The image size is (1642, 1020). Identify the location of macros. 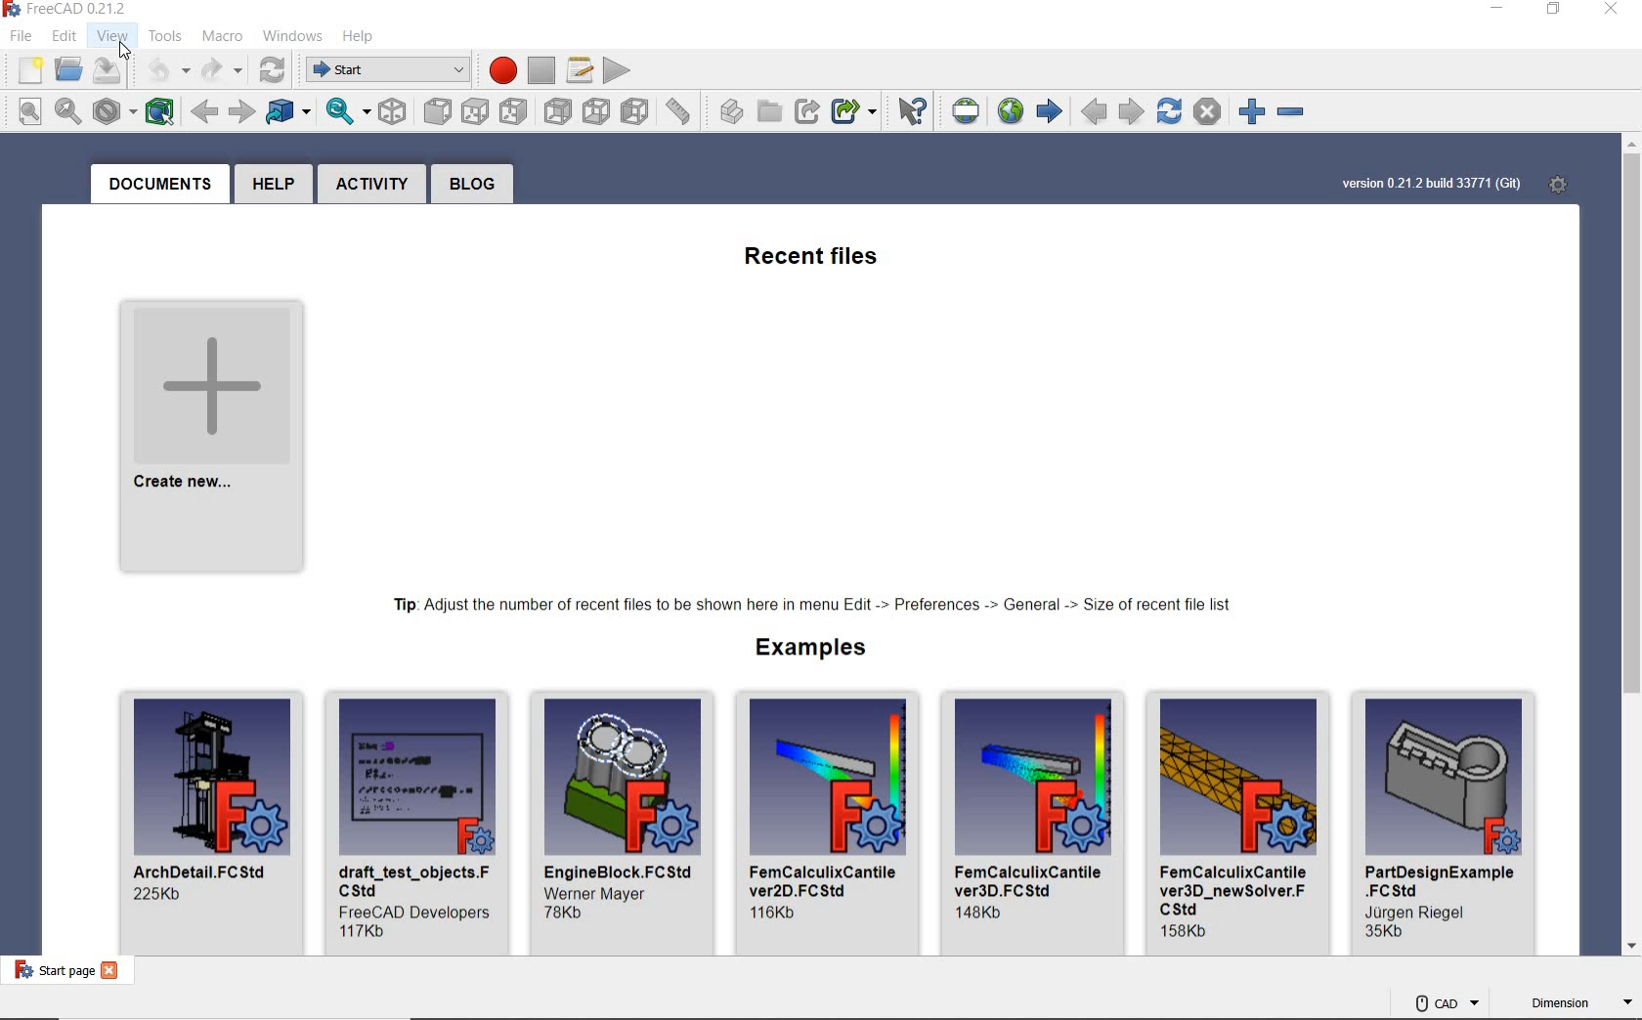
(580, 70).